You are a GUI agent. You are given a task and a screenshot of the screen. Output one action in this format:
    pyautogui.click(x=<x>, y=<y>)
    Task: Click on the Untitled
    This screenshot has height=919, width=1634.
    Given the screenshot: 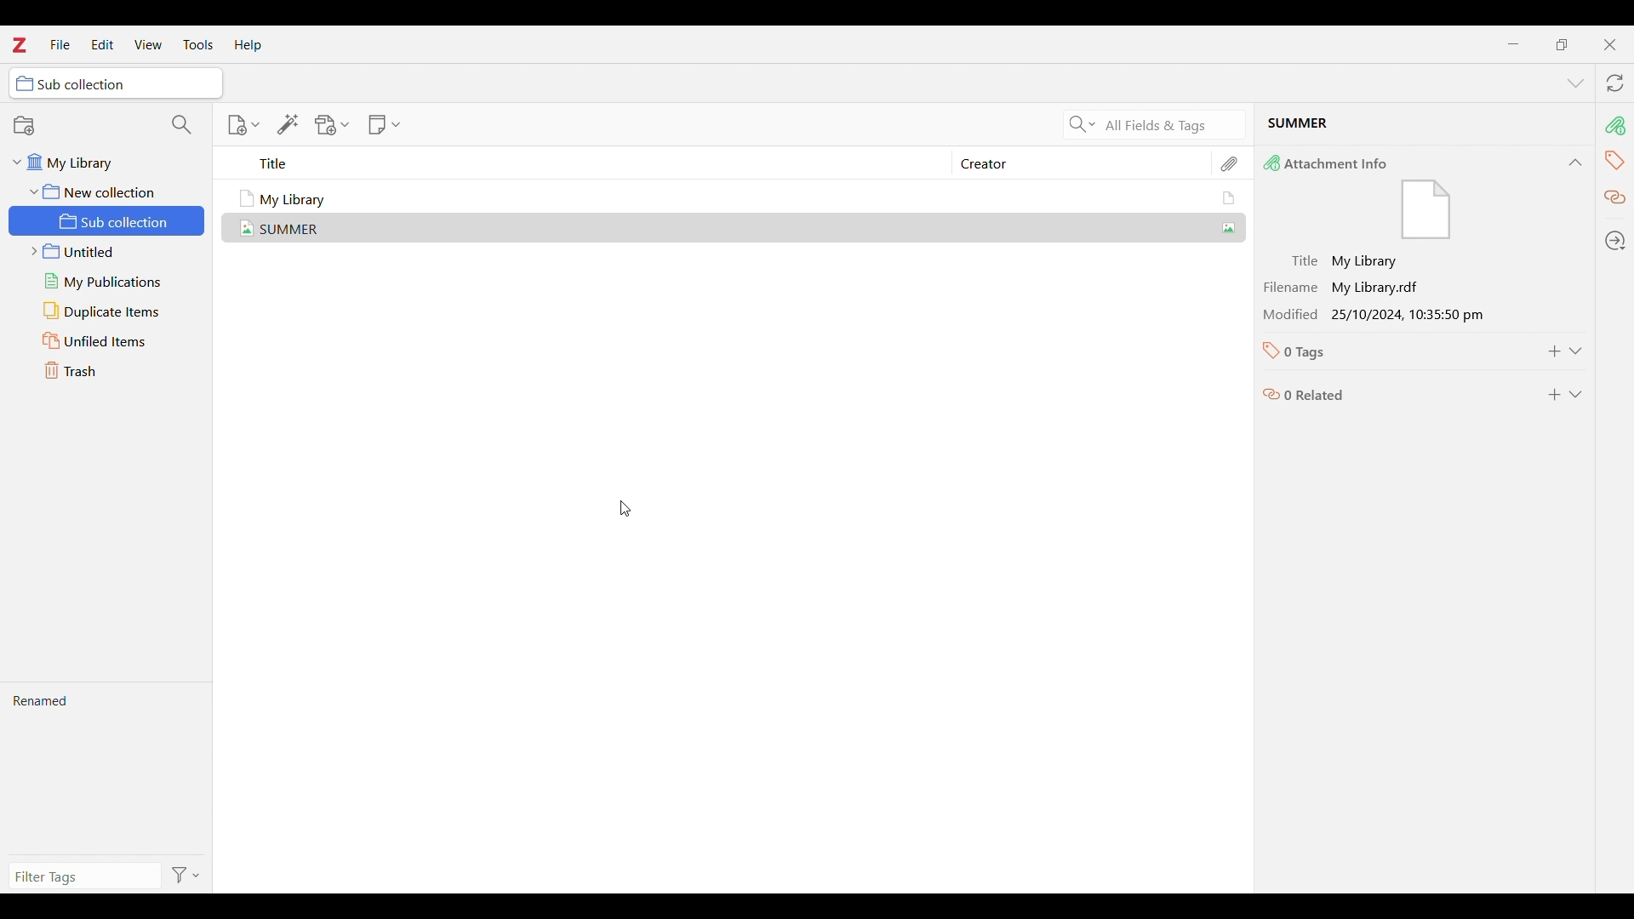 What is the action you would take?
    pyautogui.click(x=107, y=252)
    